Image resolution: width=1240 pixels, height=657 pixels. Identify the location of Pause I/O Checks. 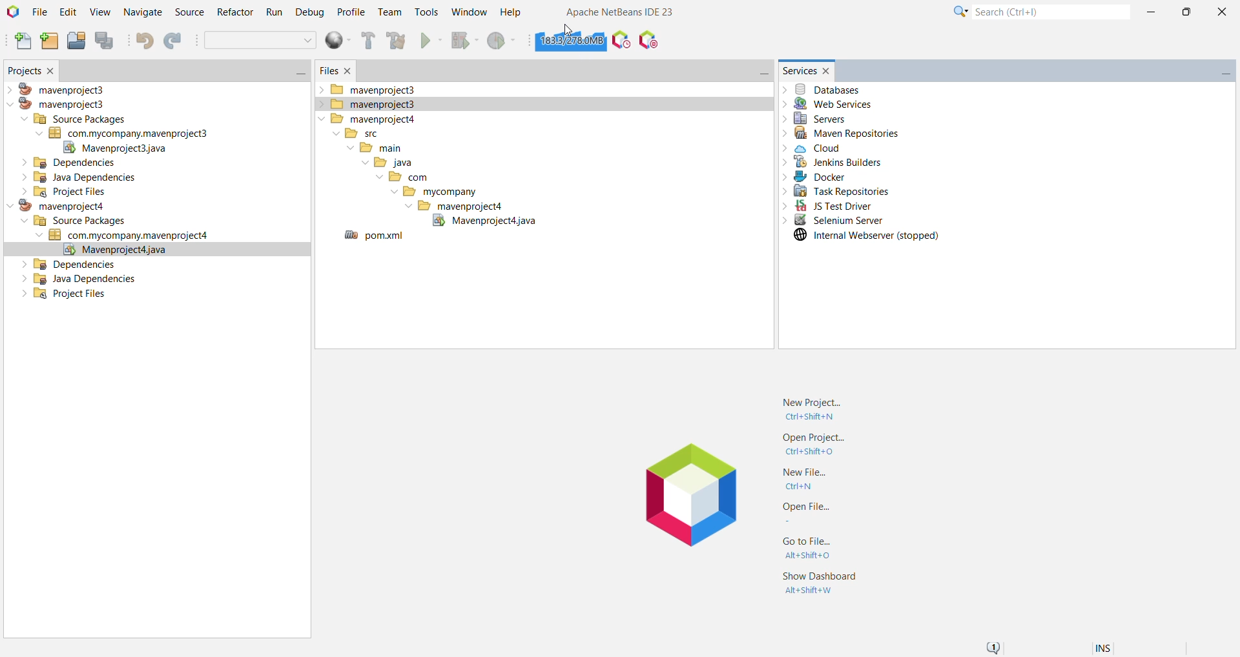
(649, 41).